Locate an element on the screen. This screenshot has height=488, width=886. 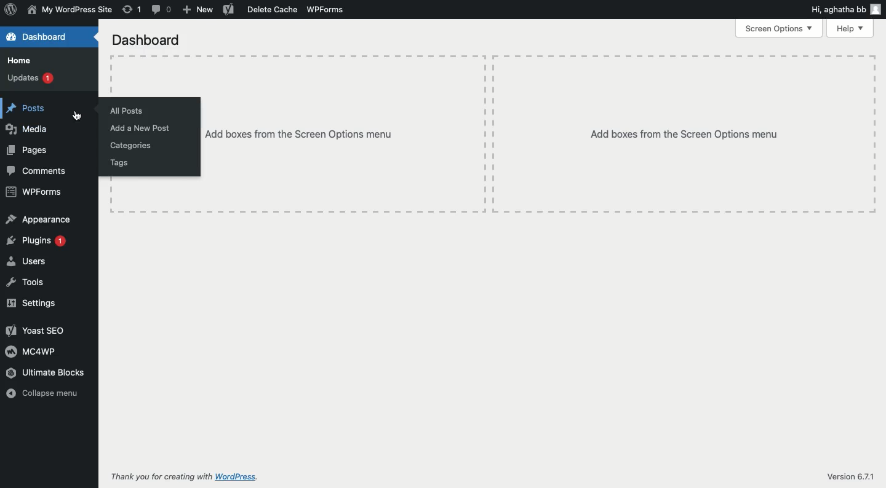
Home is located at coordinates (24, 60).